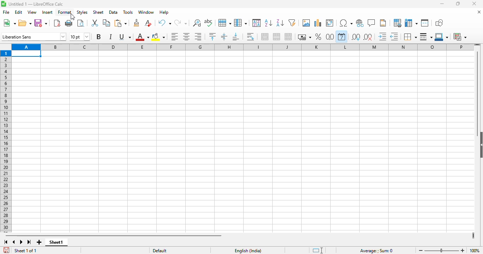 The height and width of the screenshot is (254, 483). Describe the element at coordinates (397, 23) in the screenshot. I see `define print area` at that location.